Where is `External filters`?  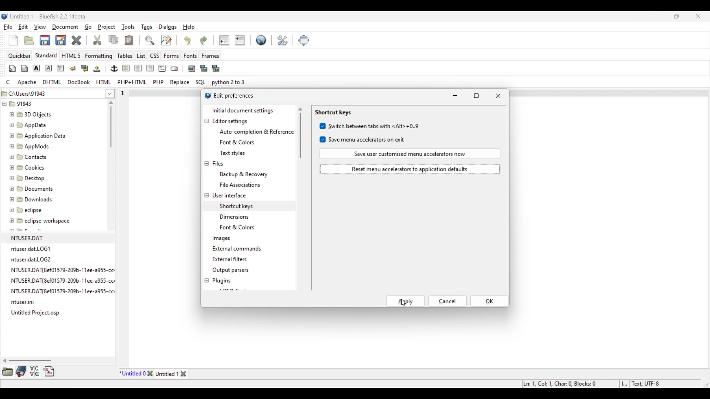 External filters is located at coordinates (230, 259).